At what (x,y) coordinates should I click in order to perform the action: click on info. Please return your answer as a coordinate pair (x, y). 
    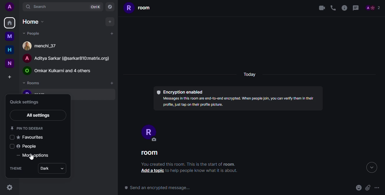
    Looking at the image, I should click on (204, 171).